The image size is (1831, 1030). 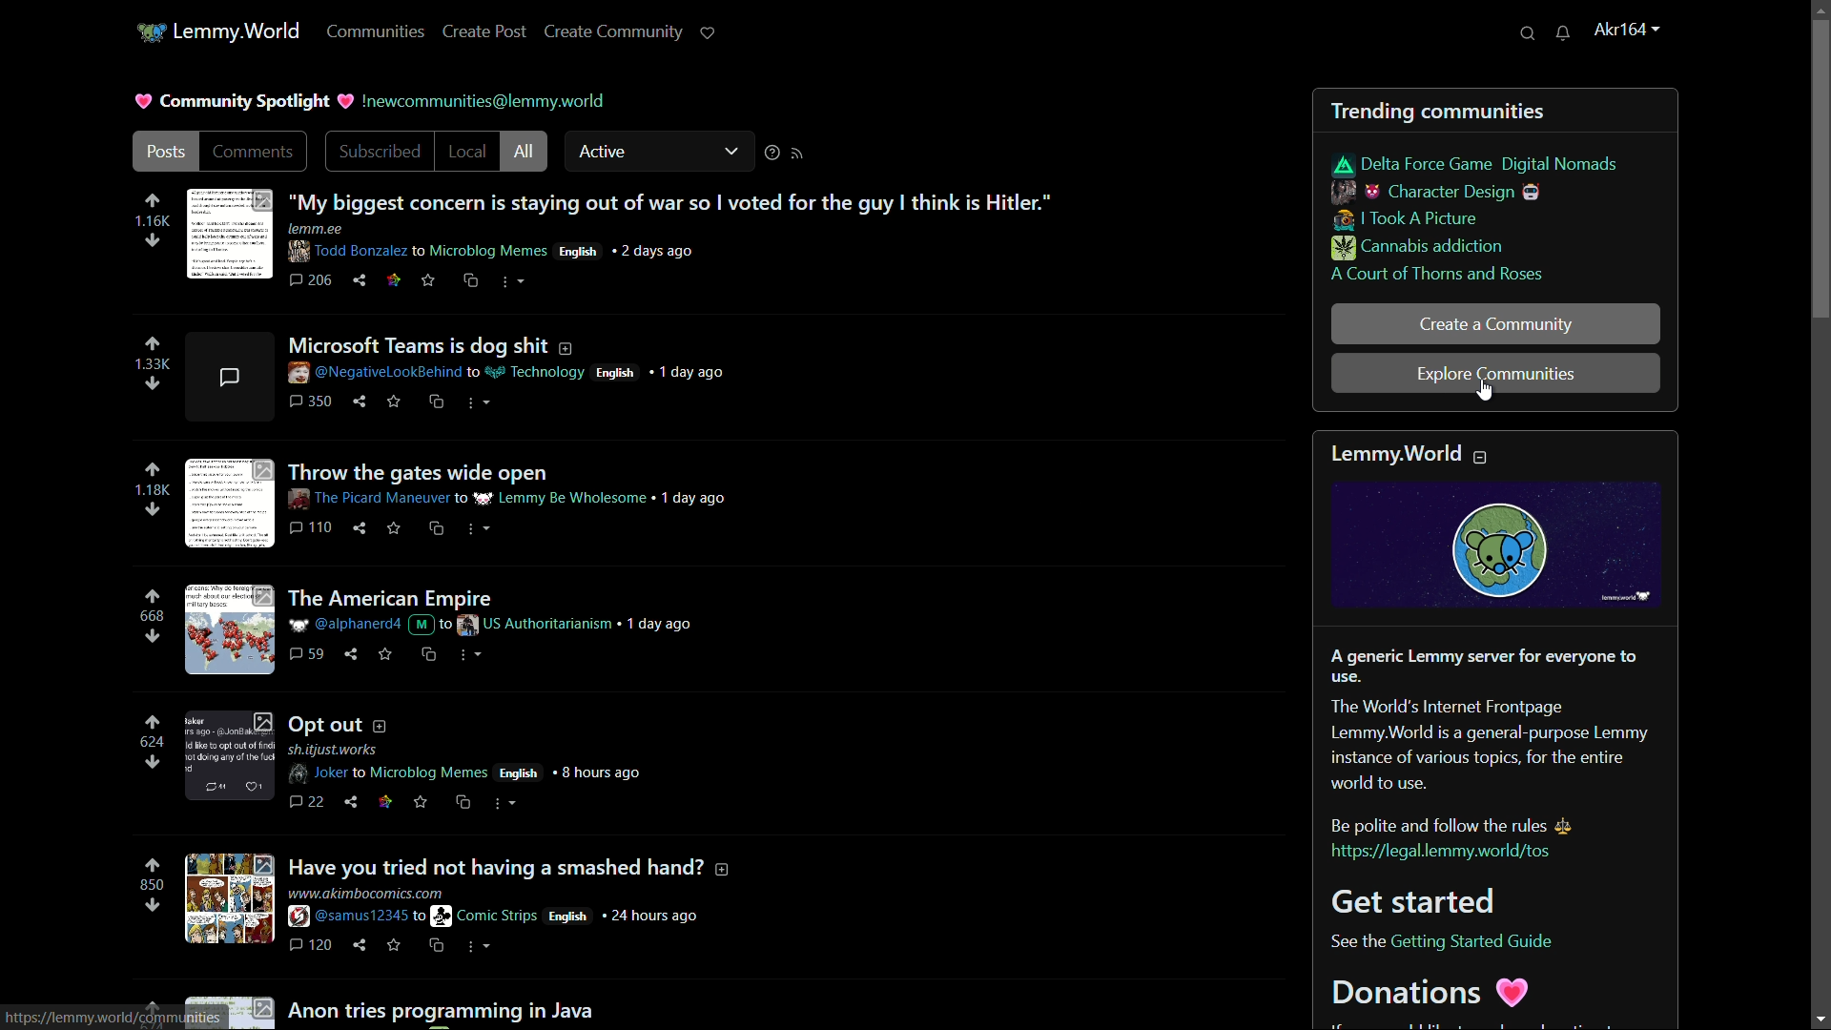 What do you see at coordinates (153, 223) in the screenshot?
I see `number of votes` at bounding box center [153, 223].